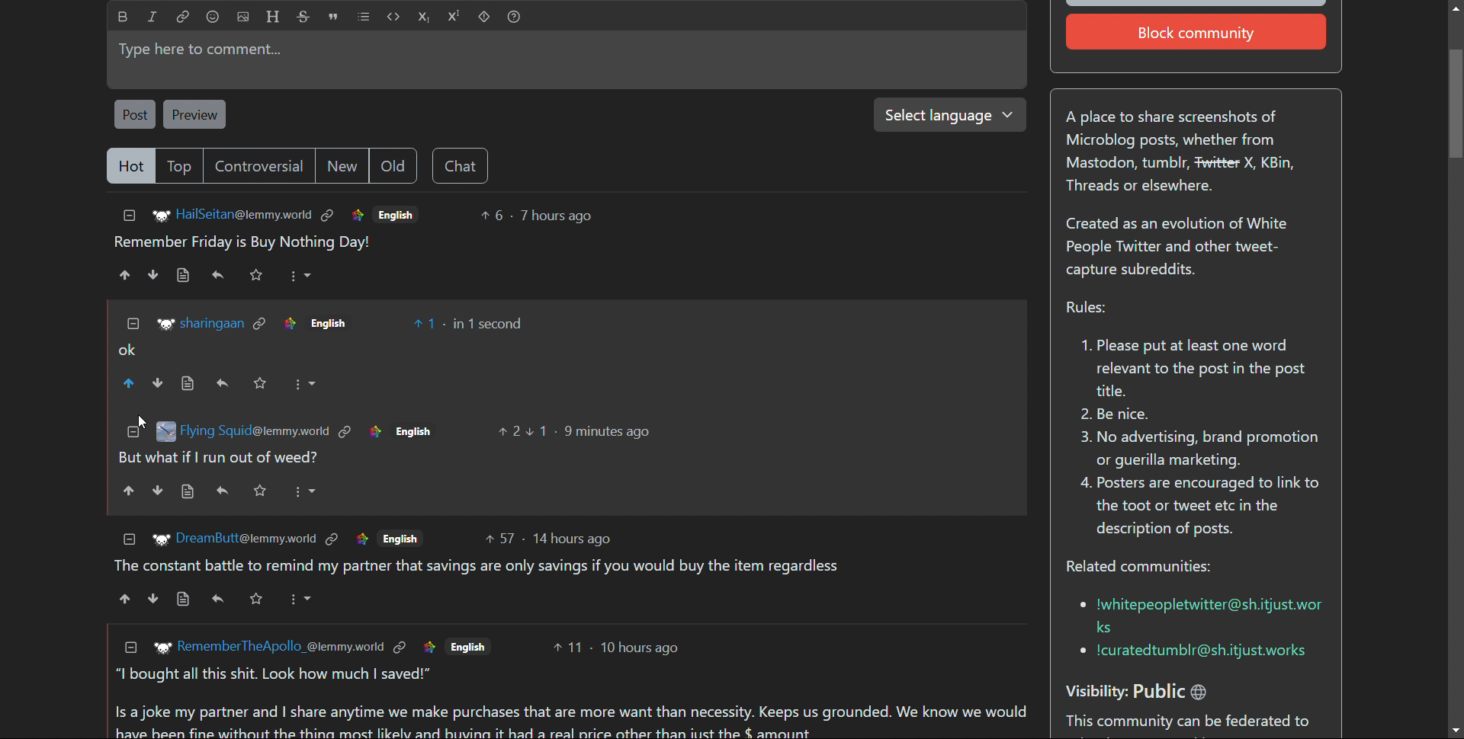  Describe the element at coordinates (556, 216) in the screenshot. I see `time of posting` at that location.